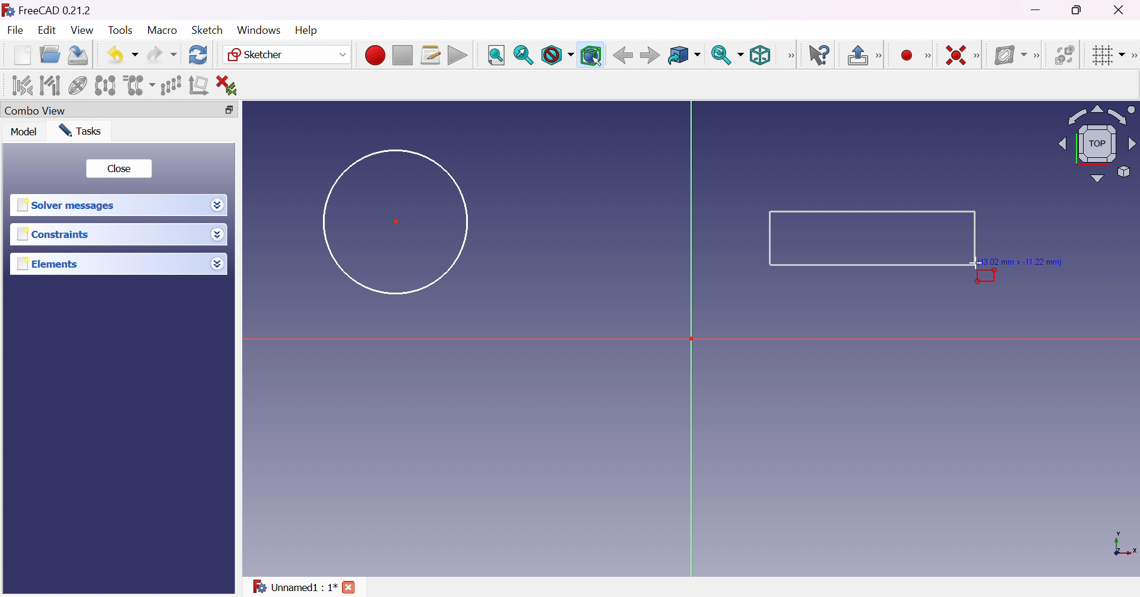 This screenshot has width=1140, height=597. What do you see at coordinates (35, 112) in the screenshot?
I see `Combo view` at bounding box center [35, 112].